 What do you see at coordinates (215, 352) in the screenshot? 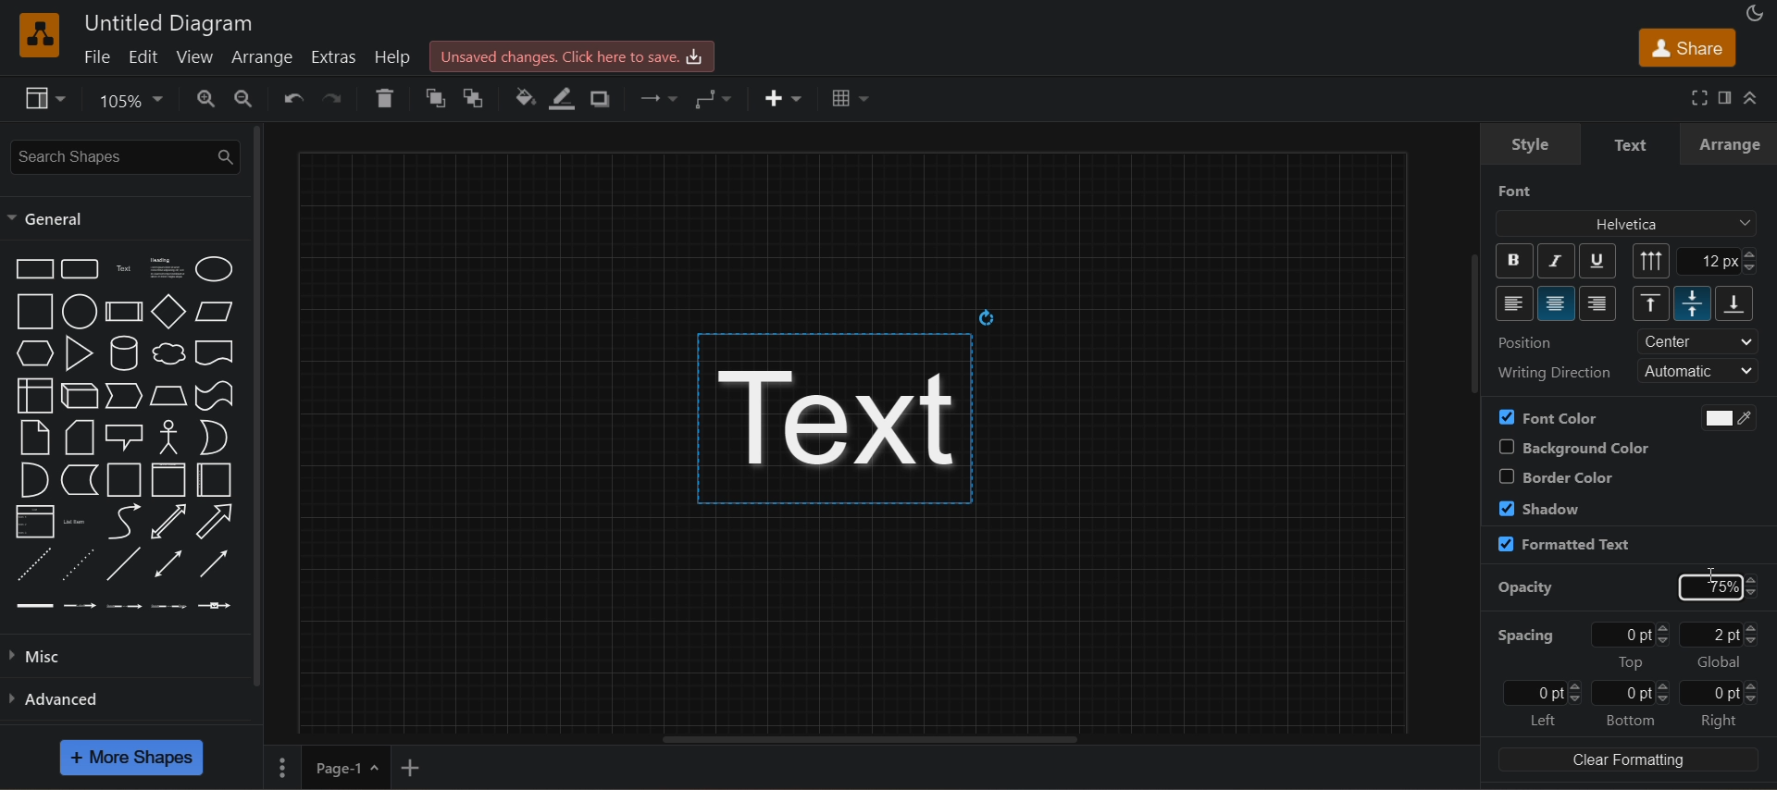
I see `document` at bounding box center [215, 352].